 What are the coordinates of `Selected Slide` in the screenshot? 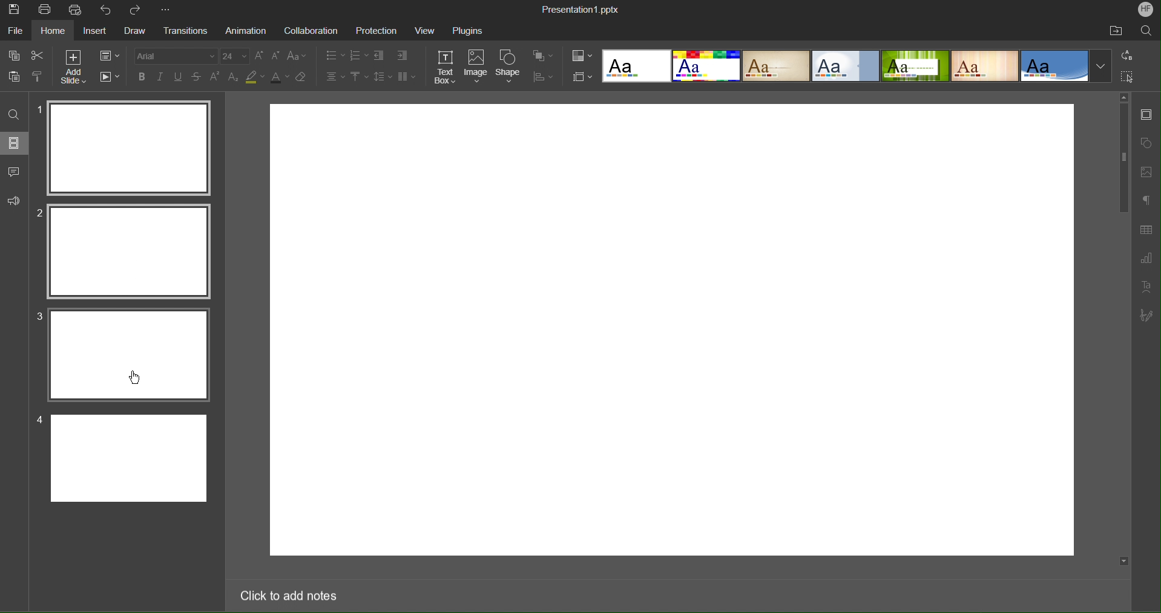 It's located at (129, 251).